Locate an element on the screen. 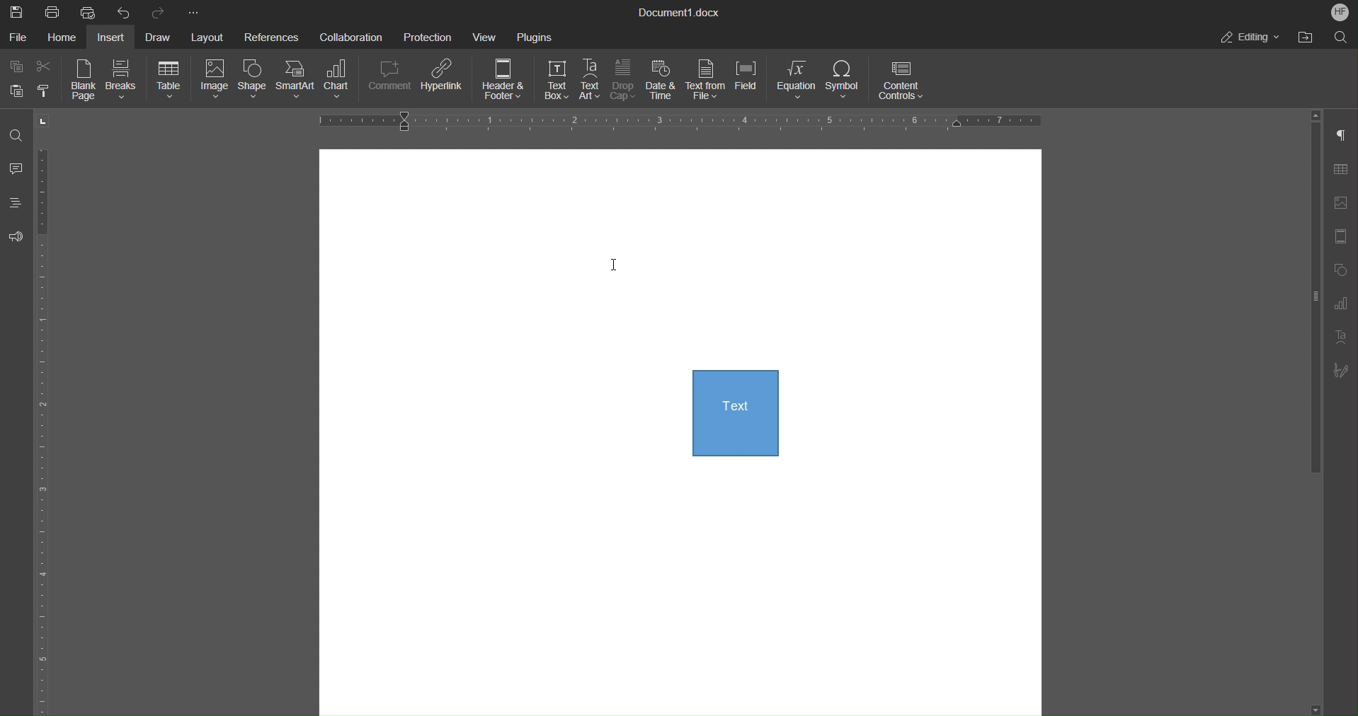 The height and width of the screenshot is (716, 1358). Blank Page is located at coordinates (85, 81).